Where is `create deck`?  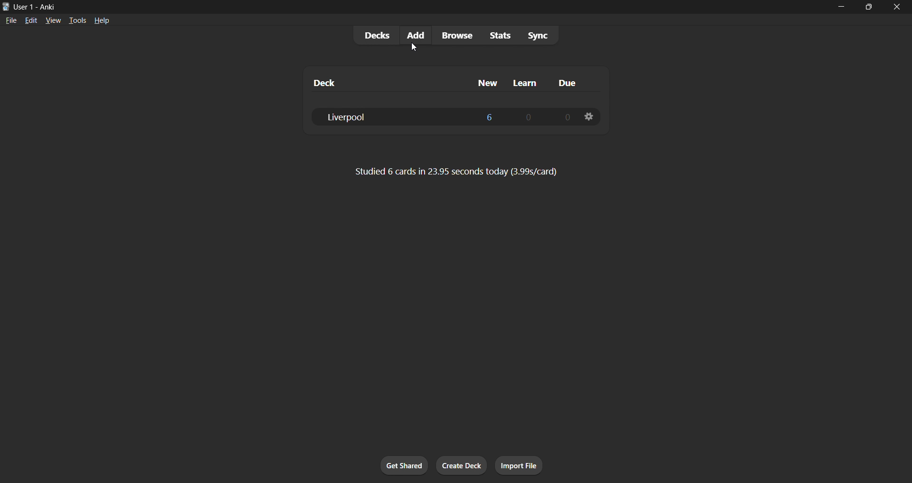
create deck is located at coordinates (462, 465).